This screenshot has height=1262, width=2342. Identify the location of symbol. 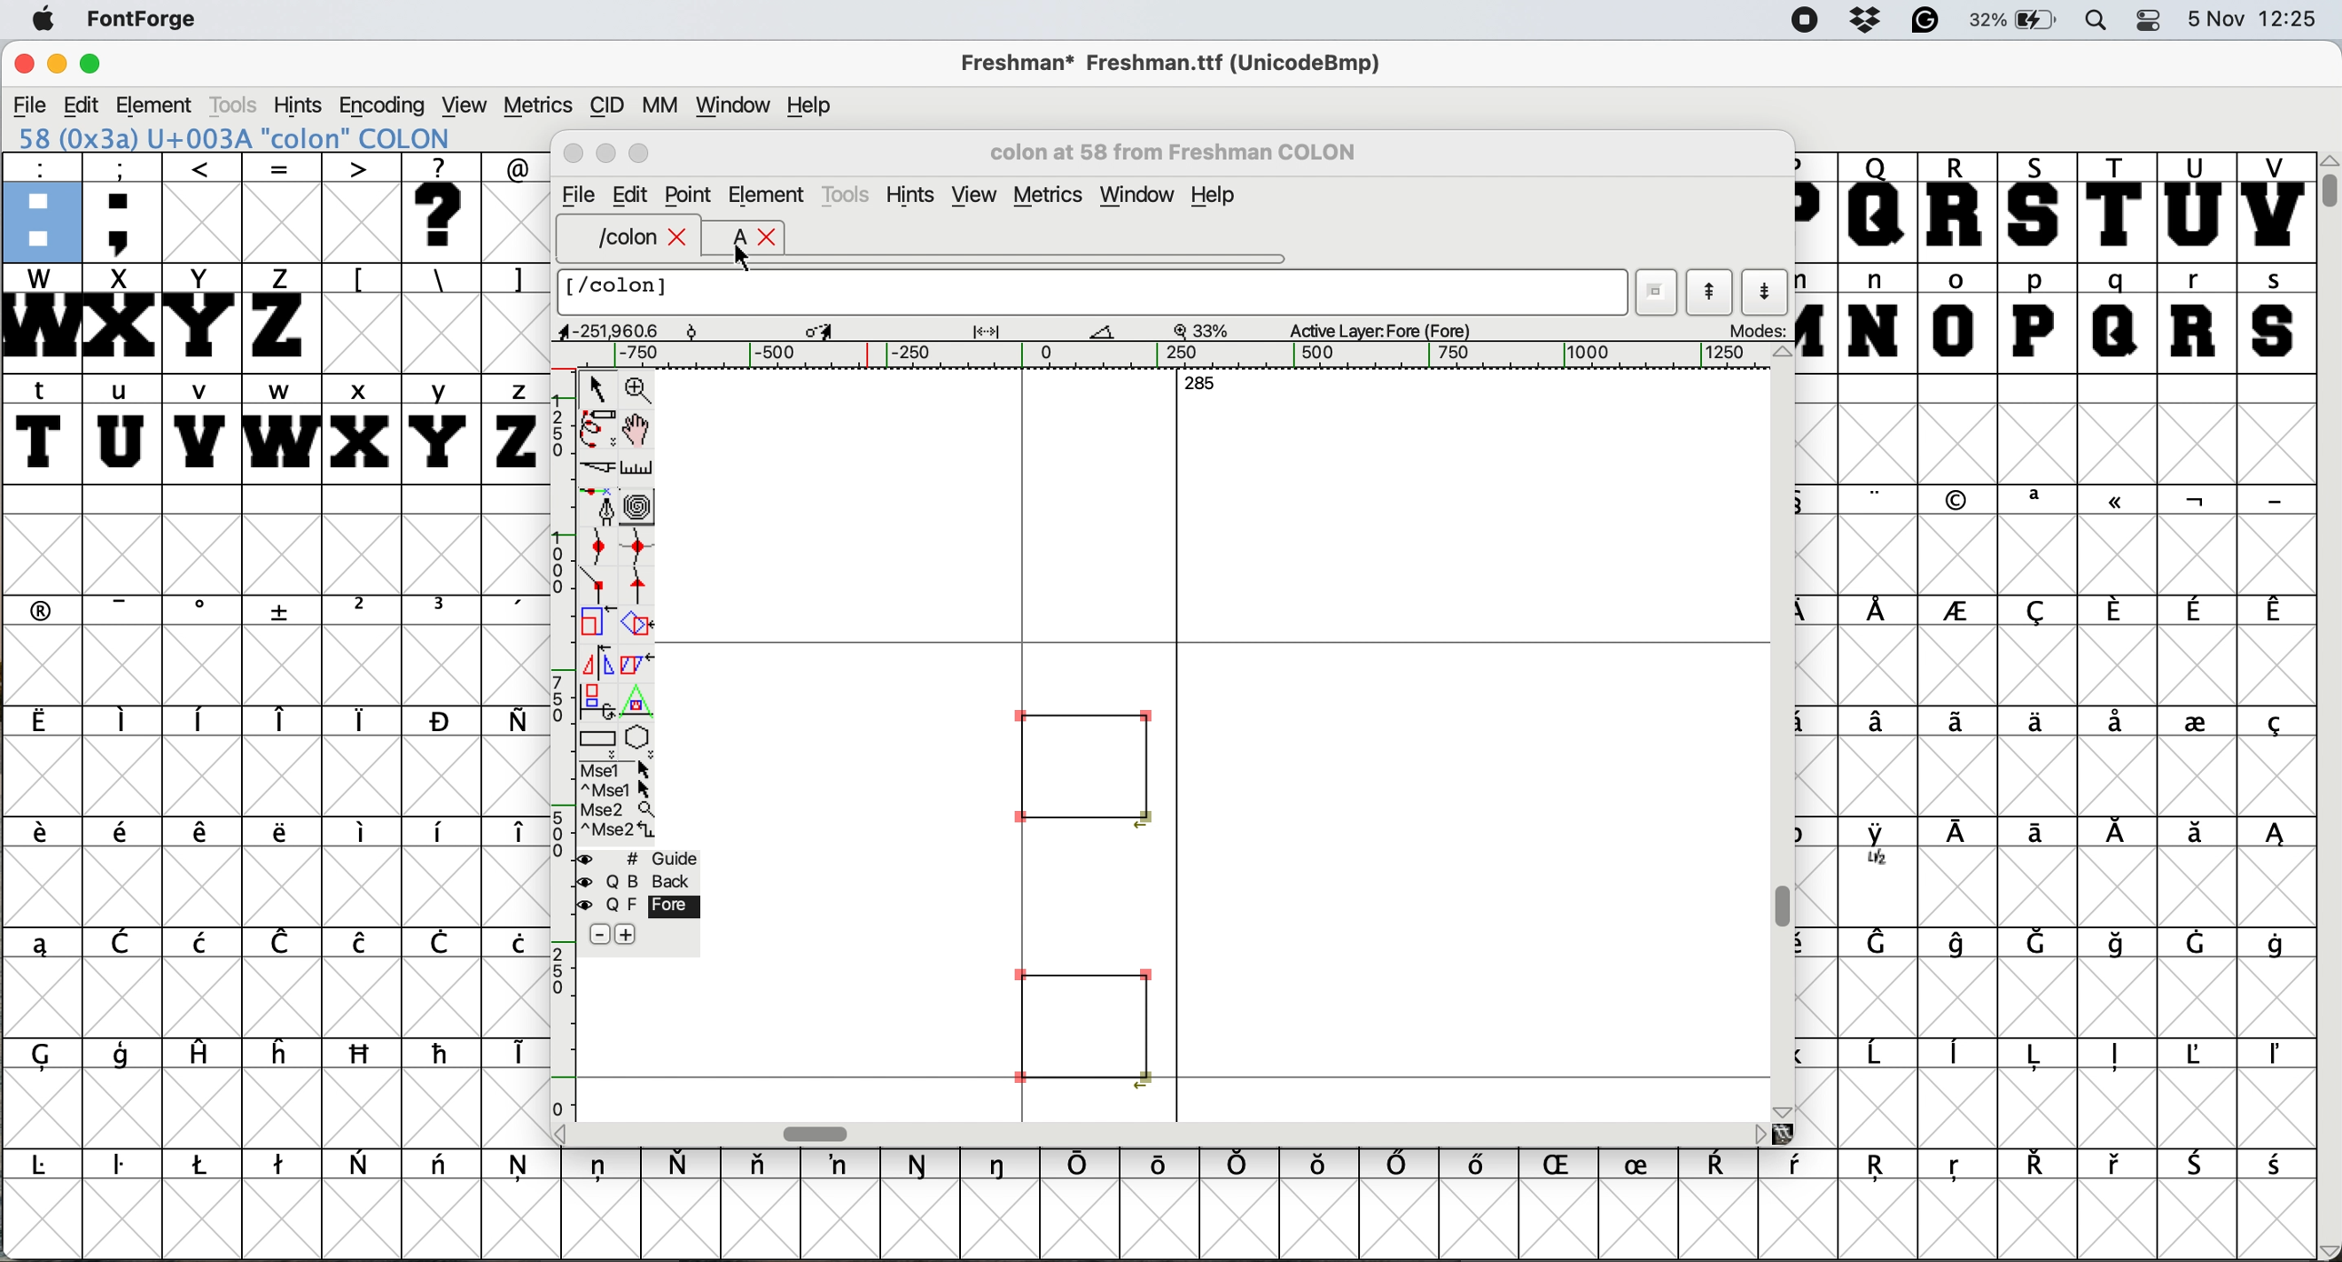
(686, 1162).